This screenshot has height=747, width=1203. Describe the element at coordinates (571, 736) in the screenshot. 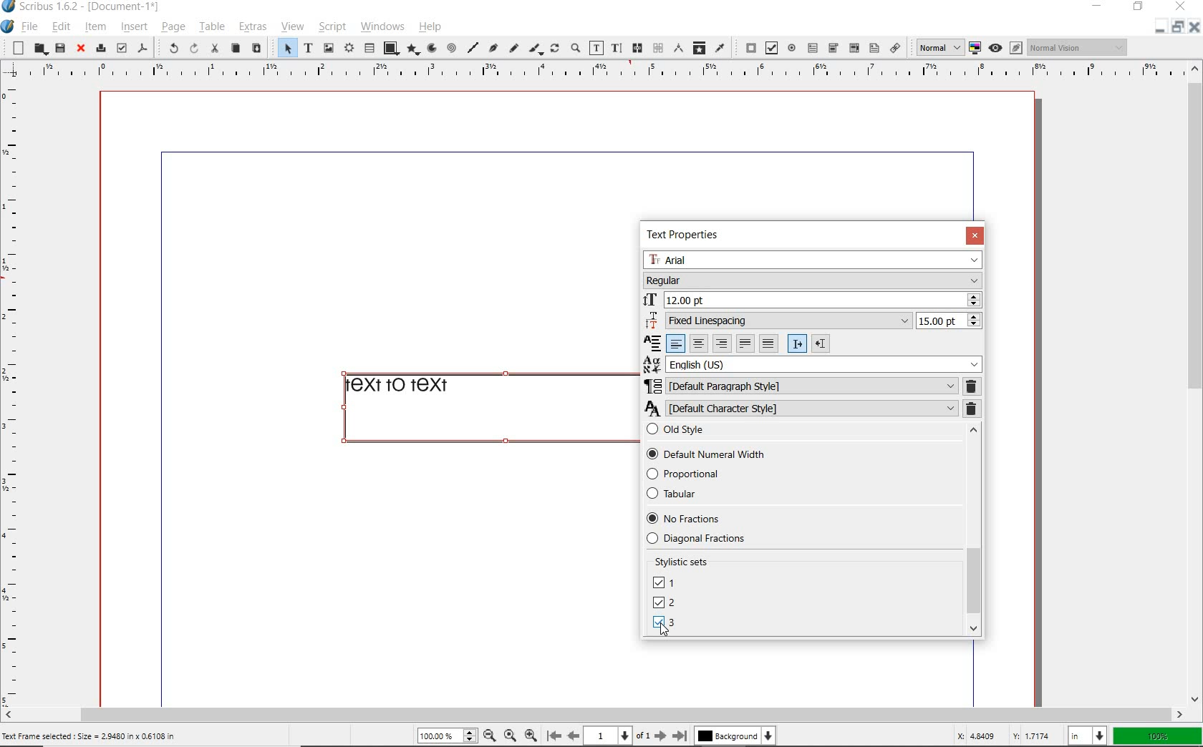

I see `Previous page` at that location.